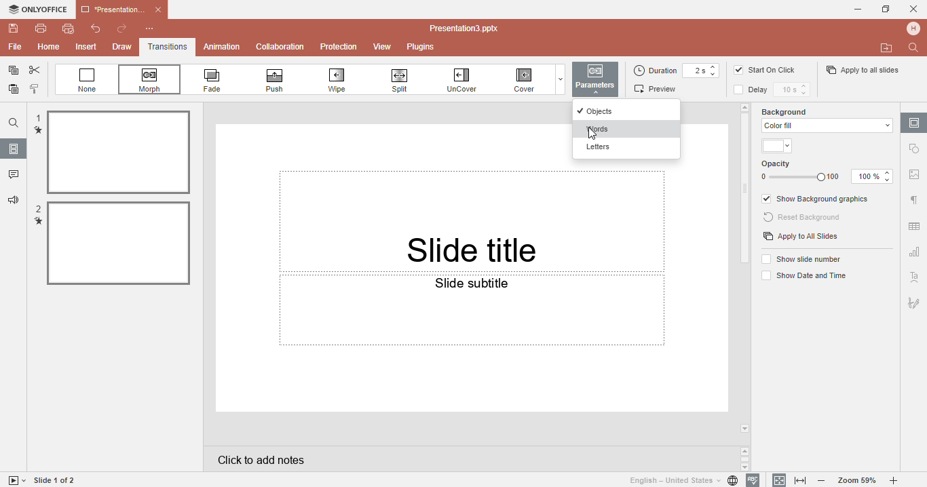 This screenshot has height=487, width=927. Describe the element at coordinates (659, 89) in the screenshot. I see `Preview` at that location.